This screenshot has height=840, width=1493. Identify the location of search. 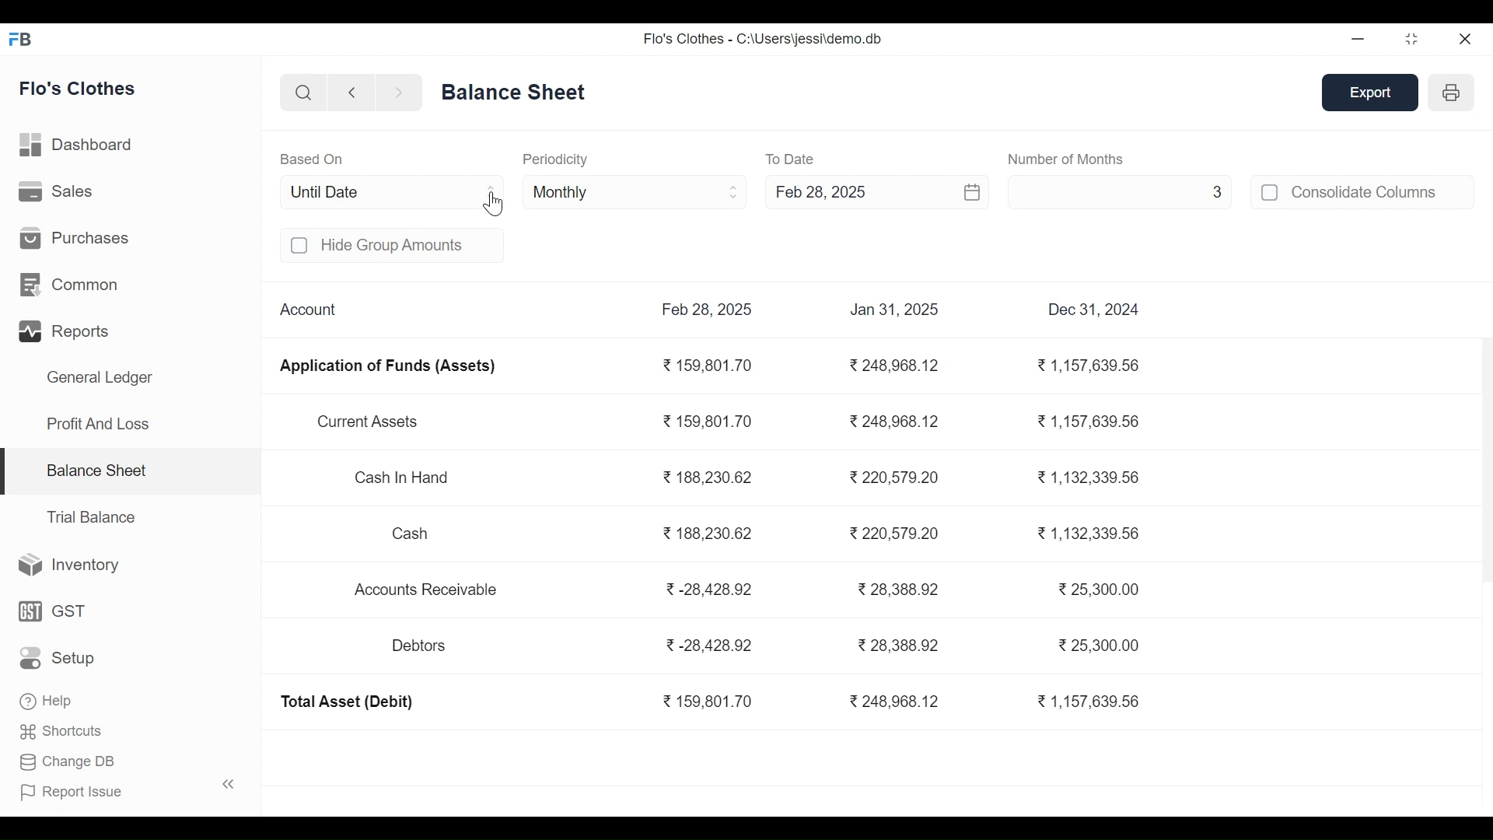
(305, 94).